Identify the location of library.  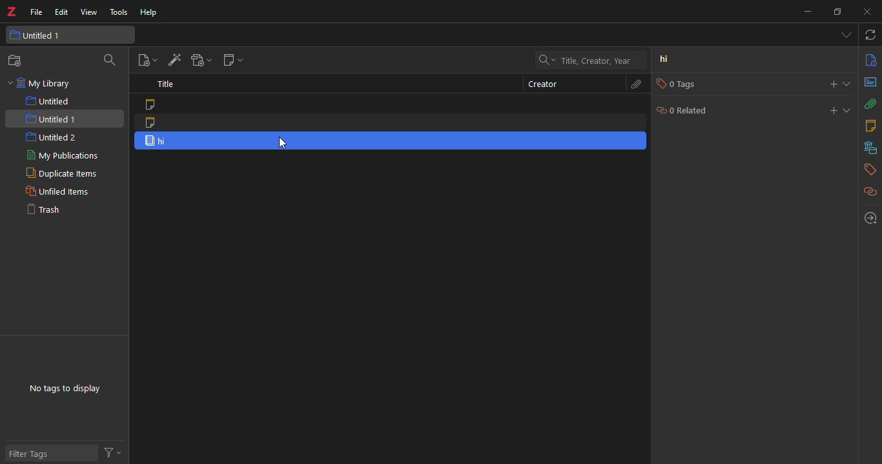
(869, 148).